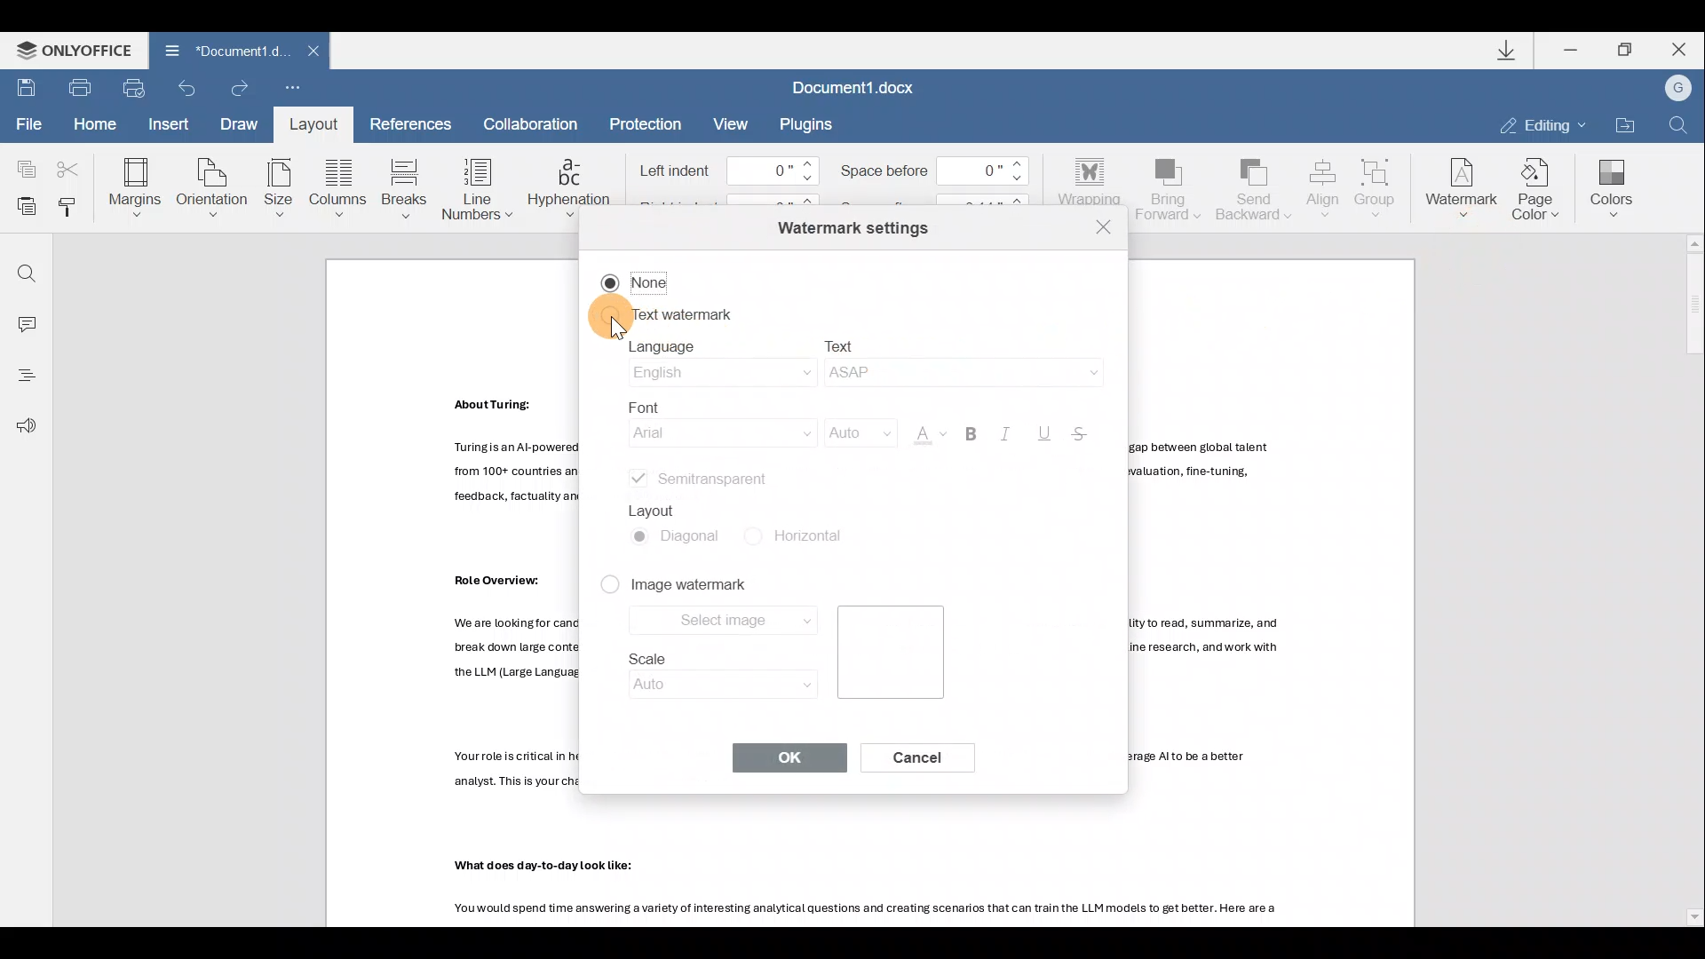 This screenshot has width=1705, height=959. Describe the element at coordinates (318, 51) in the screenshot. I see `Close` at that location.